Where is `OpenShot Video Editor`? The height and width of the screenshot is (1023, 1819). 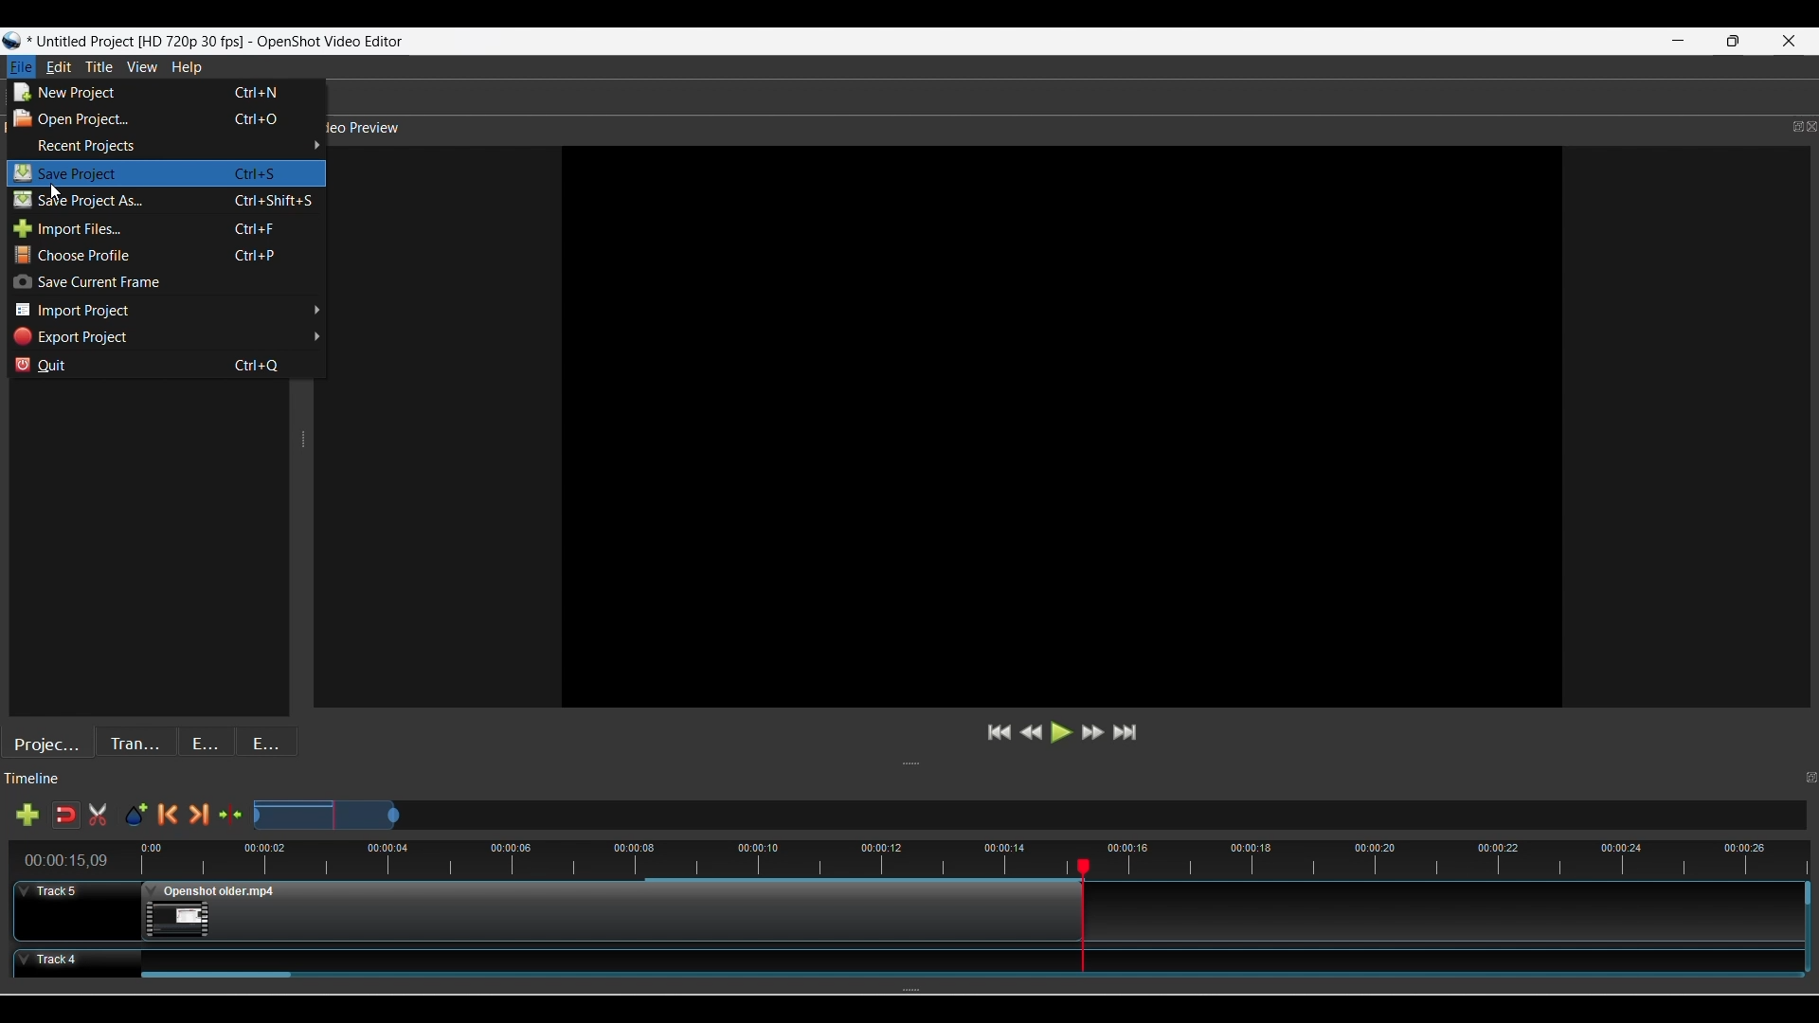
OpenShot Video Editor is located at coordinates (333, 43).